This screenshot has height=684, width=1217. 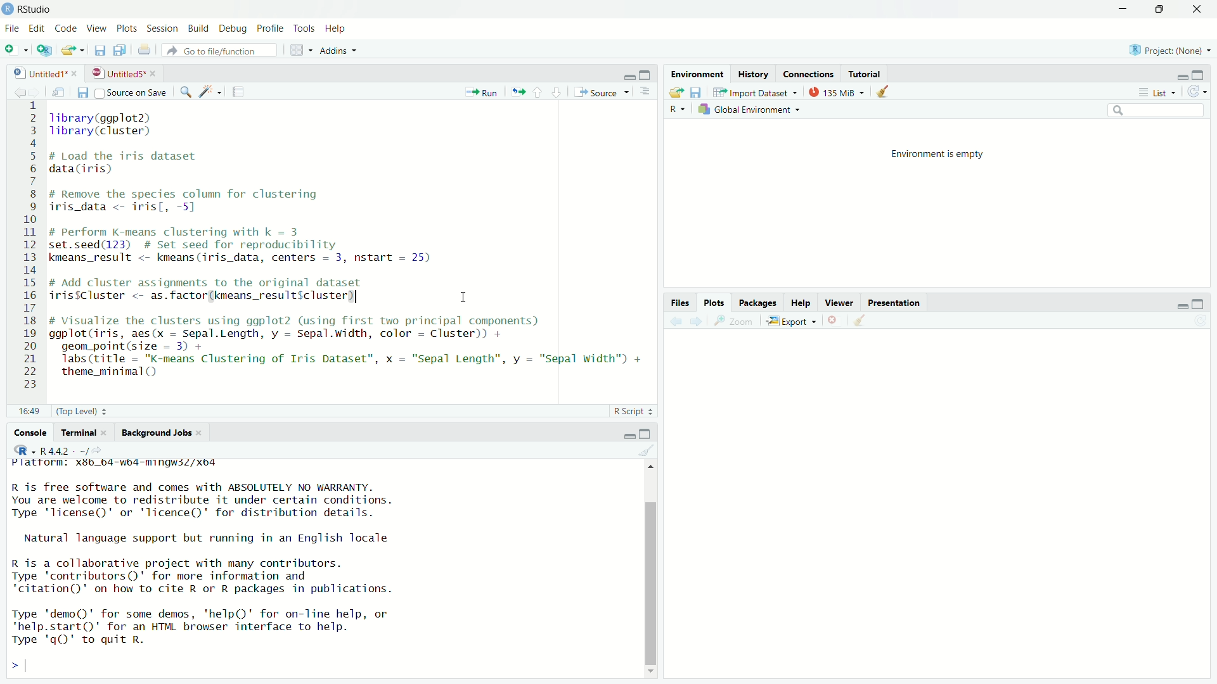 What do you see at coordinates (652, 676) in the screenshot?
I see `move down` at bounding box center [652, 676].